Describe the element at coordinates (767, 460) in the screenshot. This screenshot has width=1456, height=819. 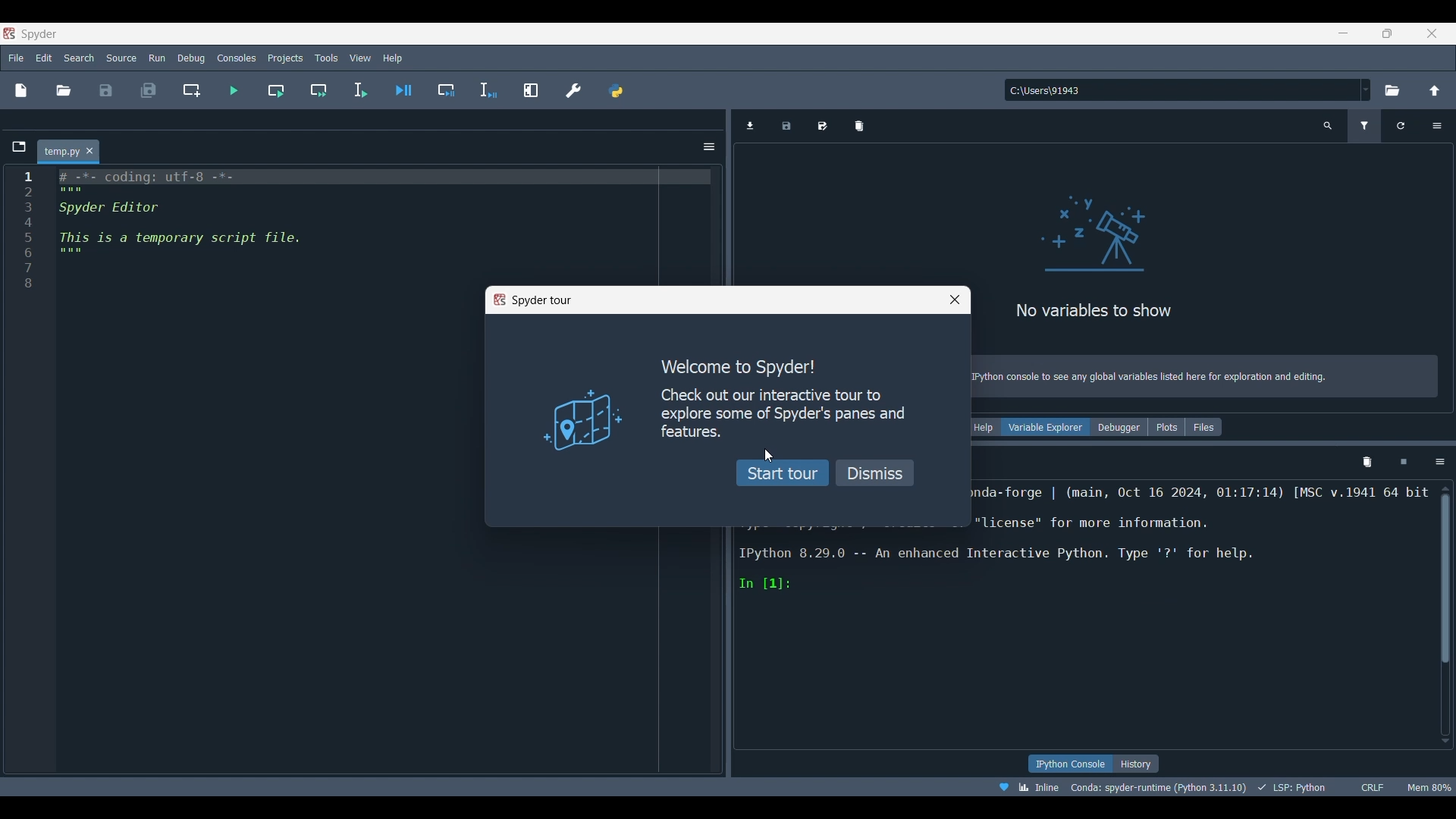
I see `cursor` at that location.